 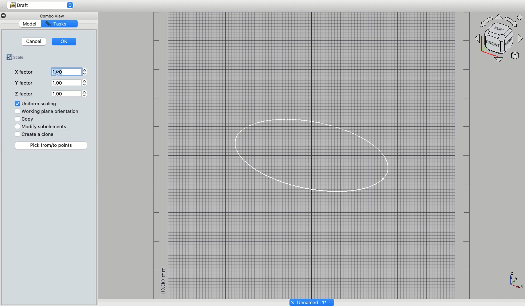 I want to click on 1.00, so click(x=70, y=83).